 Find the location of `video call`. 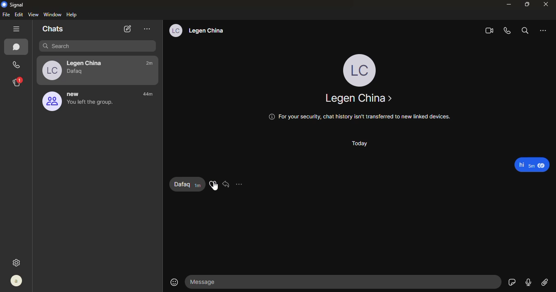

video call is located at coordinates (488, 31).